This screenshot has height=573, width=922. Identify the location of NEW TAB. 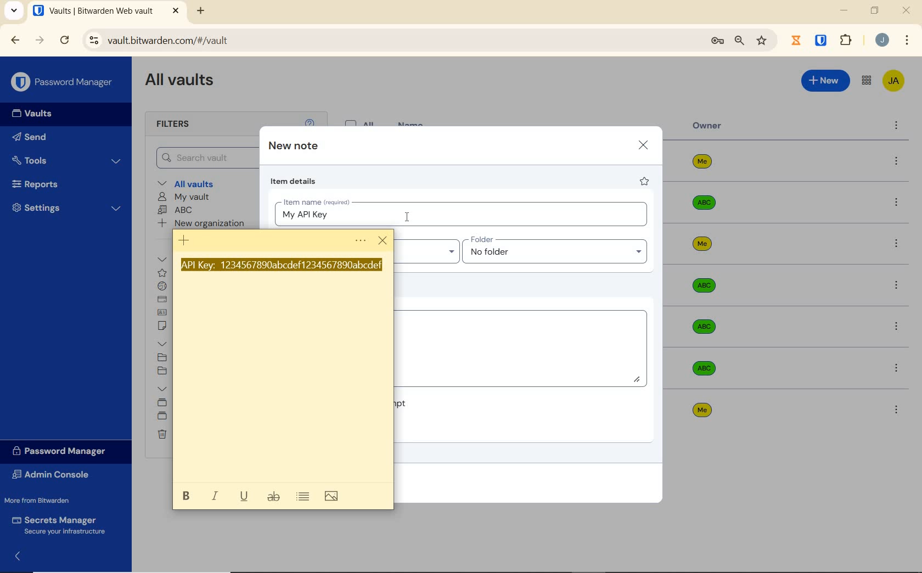
(202, 11).